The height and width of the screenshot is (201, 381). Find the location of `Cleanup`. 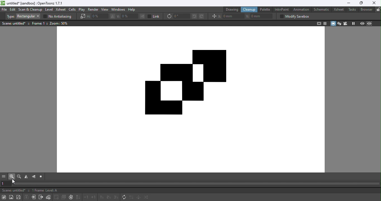

Cleanup is located at coordinates (249, 10).